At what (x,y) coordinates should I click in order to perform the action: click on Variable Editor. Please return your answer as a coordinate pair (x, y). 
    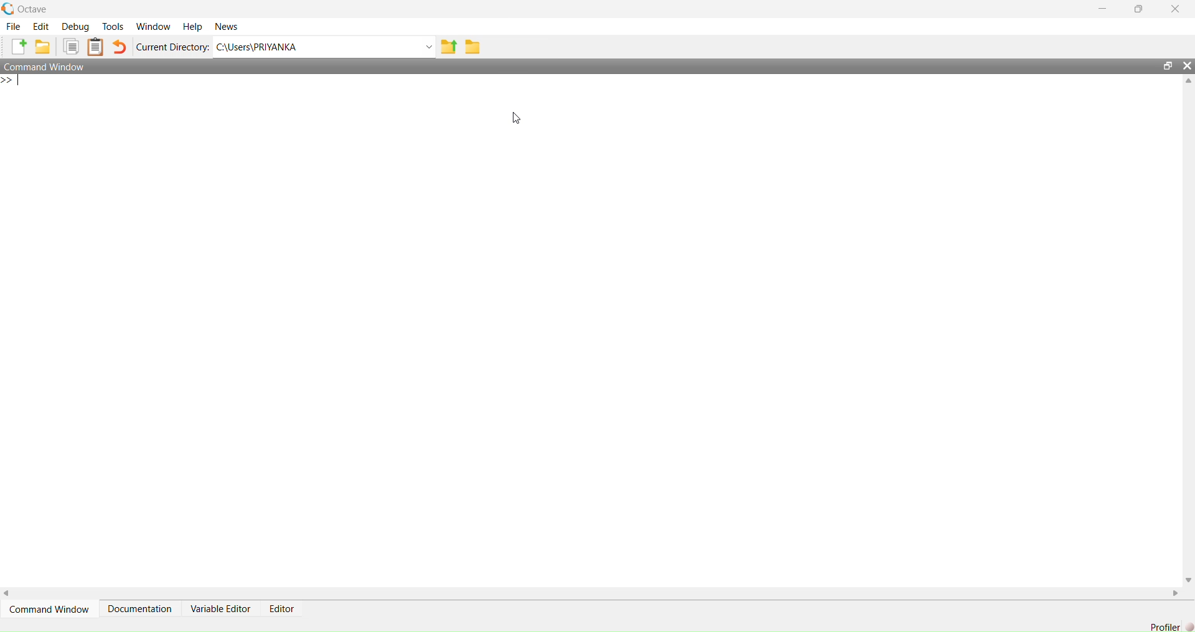
    Looking at the image, I should click on (220, 609).